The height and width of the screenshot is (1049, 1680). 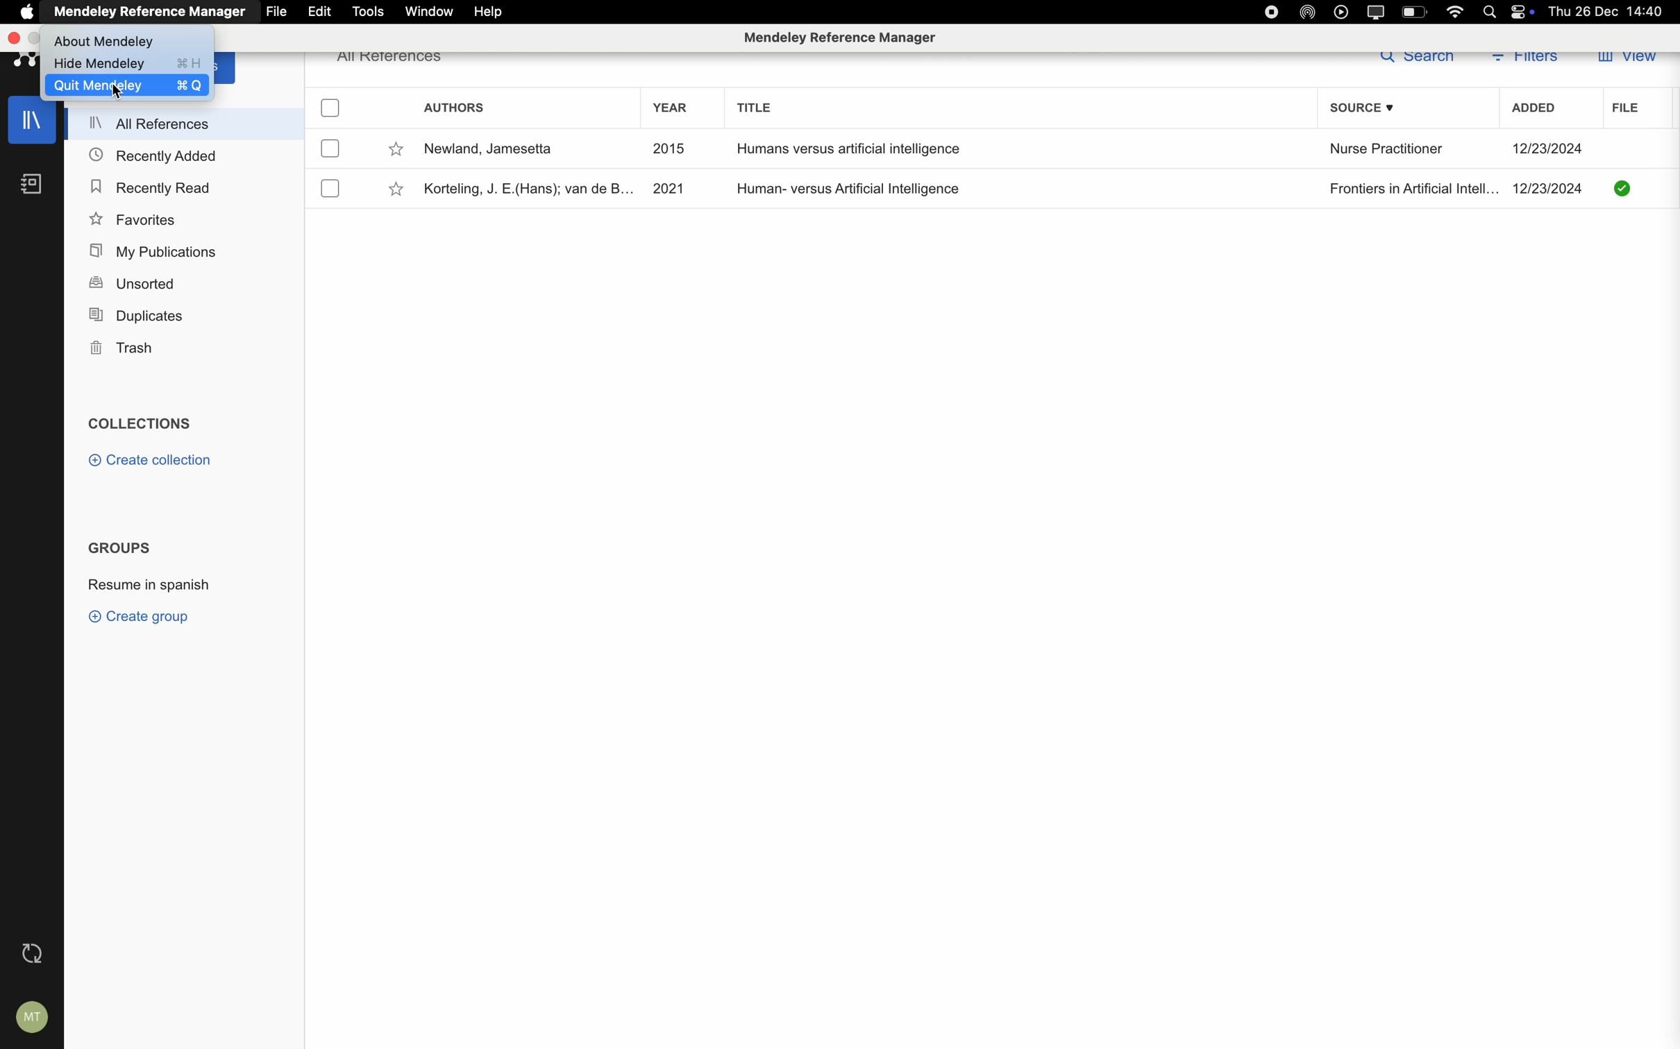 What do you see at coordinates (330, 148) in the screenshot?
I see `check box` at bounding box center [330, 148].